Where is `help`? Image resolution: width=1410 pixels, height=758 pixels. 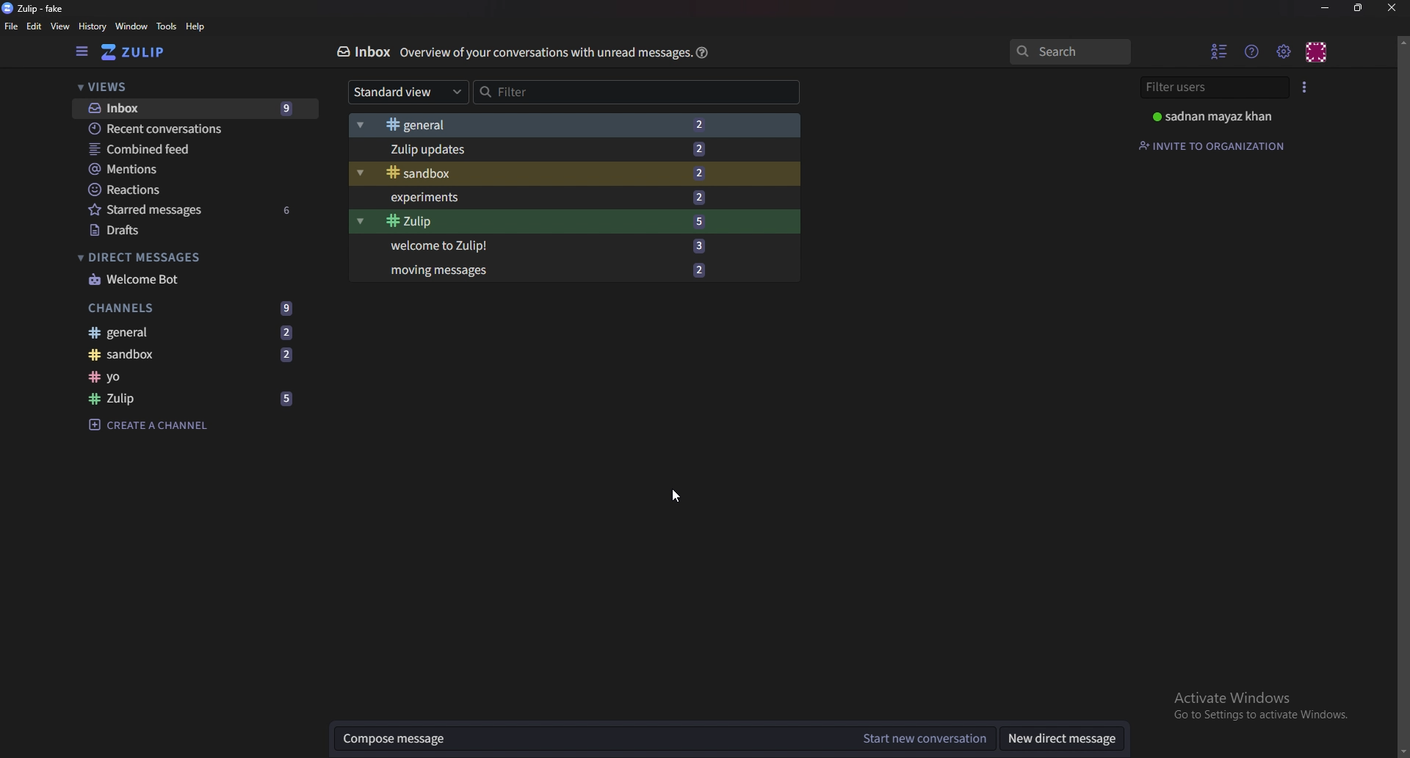
help is located at coordinates (198, 26).